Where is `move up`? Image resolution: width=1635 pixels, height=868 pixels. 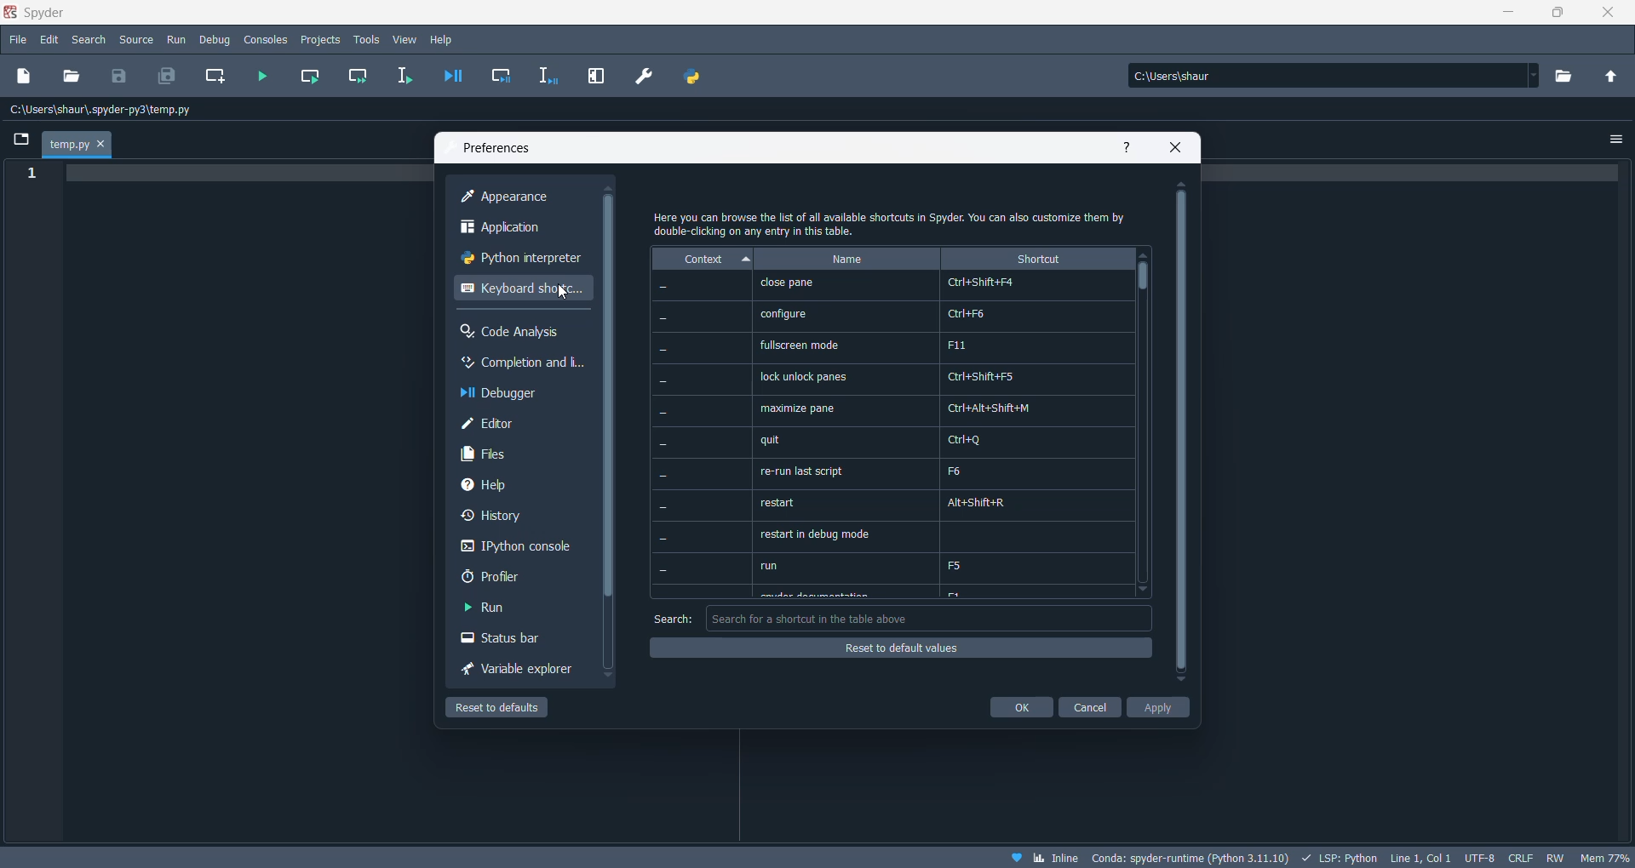
move up is located at coordinates (610, 187).